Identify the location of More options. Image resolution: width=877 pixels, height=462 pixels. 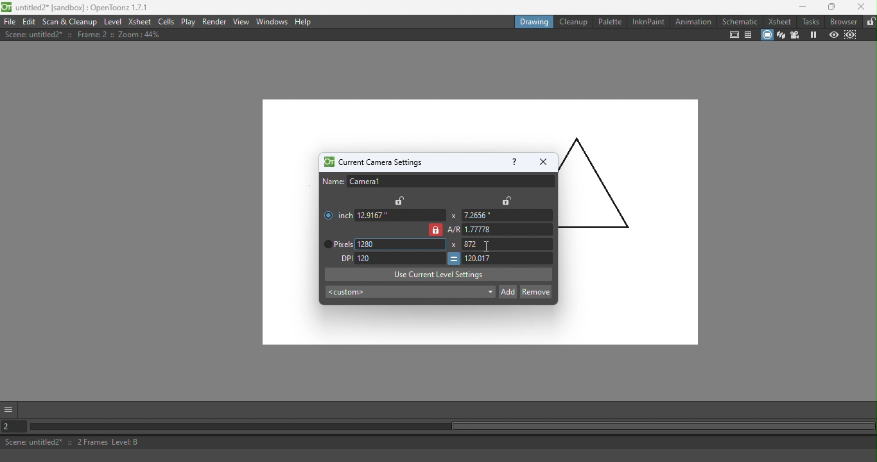
(10, 409).